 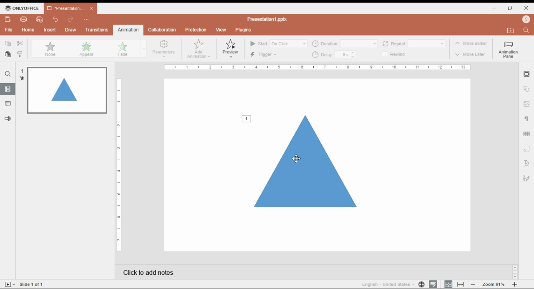 I want to click on image settings, so click(x=527, y=104).